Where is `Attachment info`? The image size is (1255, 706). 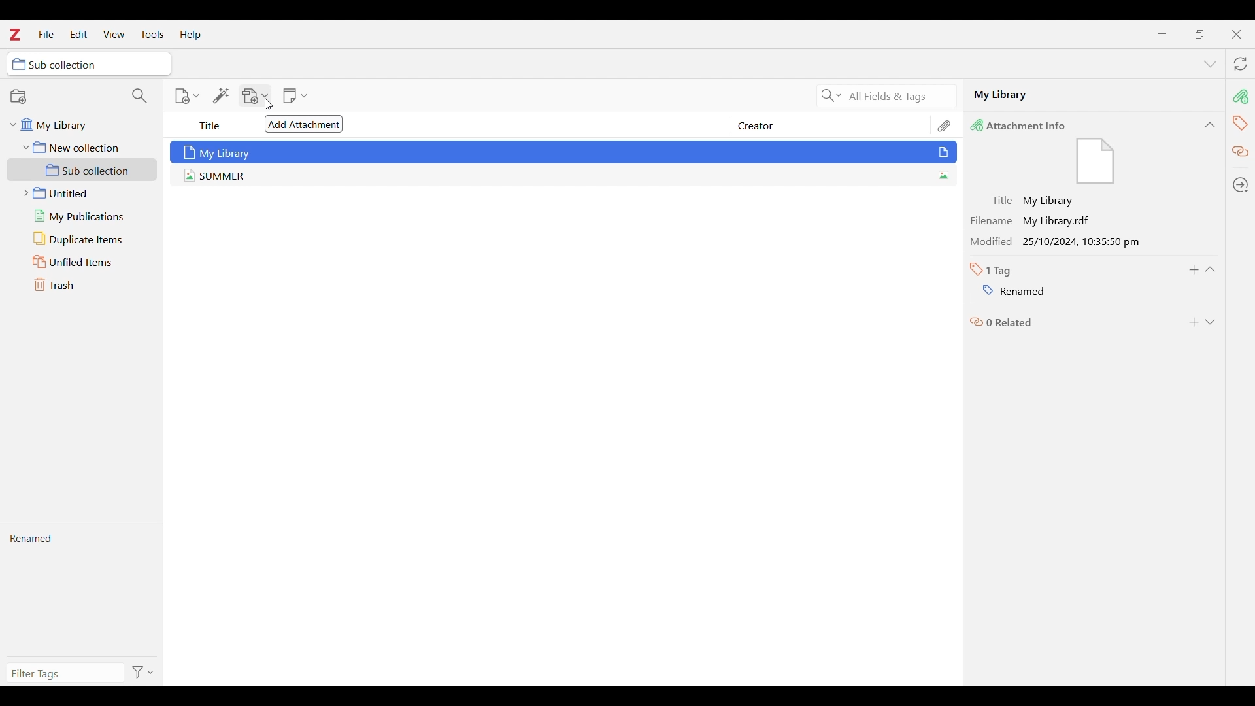 Attachment info is located at coordinates (1241, 97).